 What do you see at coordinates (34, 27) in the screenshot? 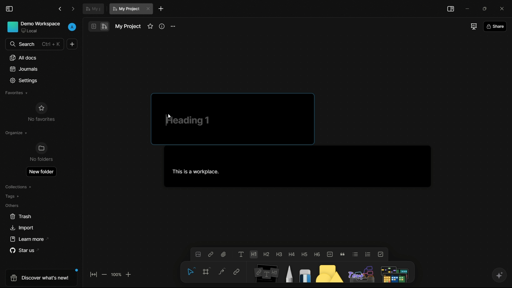
I see `demo workspace` at bounding box center [34, 27].